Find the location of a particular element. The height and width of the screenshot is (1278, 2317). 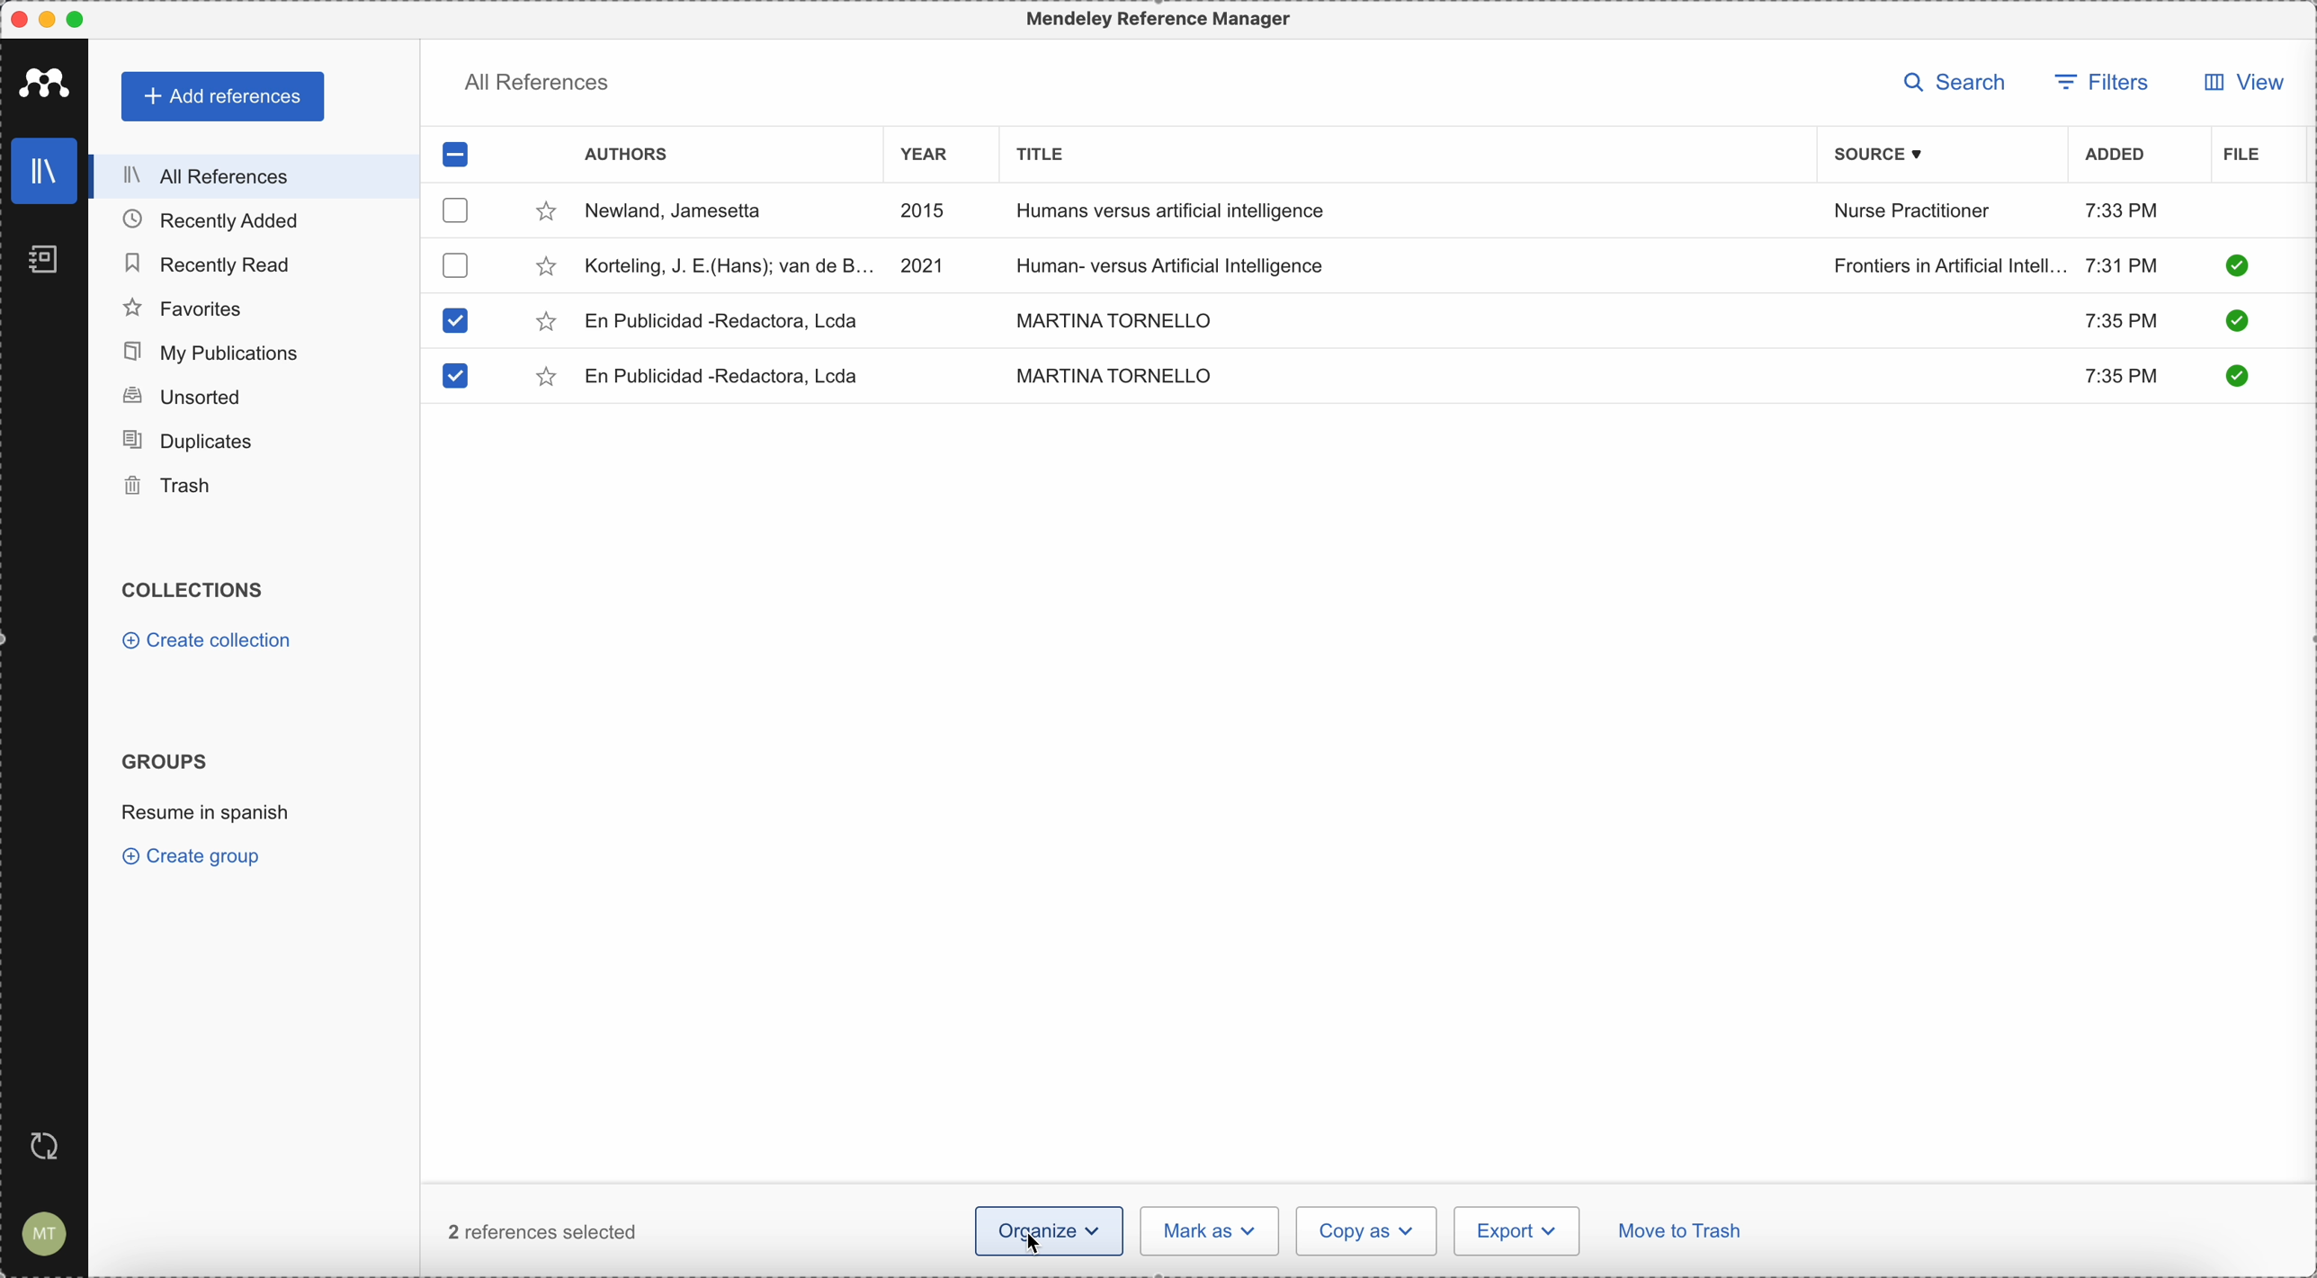

trash is located at coordinates (171, 487).